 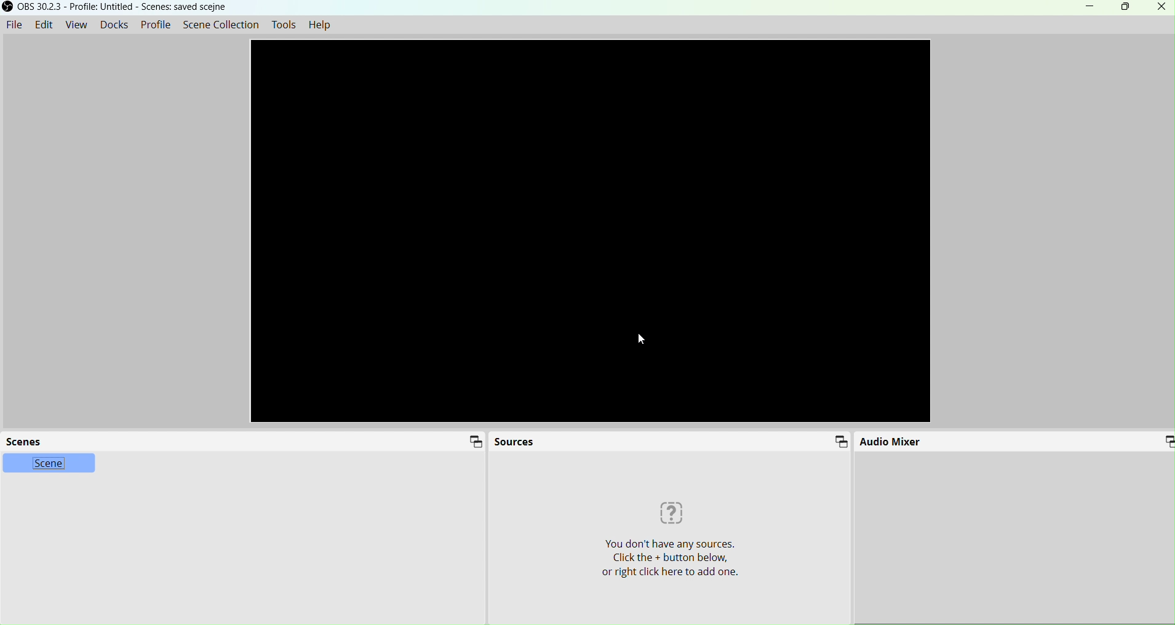 I want to click on Help, so click(x=320, y=25).